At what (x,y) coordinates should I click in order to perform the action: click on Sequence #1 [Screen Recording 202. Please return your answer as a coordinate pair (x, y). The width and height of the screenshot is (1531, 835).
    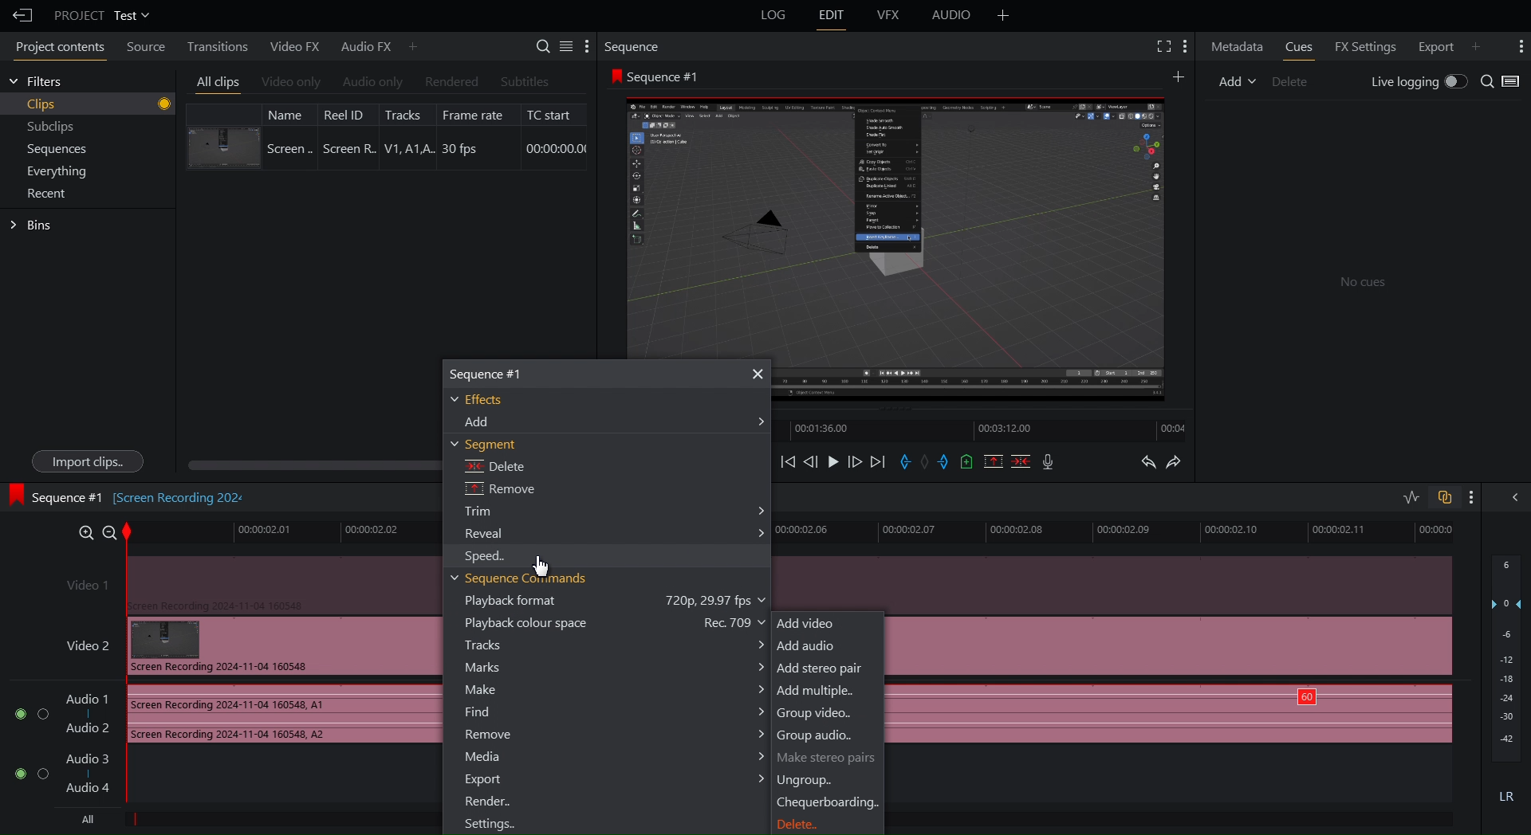
    Looking at the image, I should click on (129, 495).